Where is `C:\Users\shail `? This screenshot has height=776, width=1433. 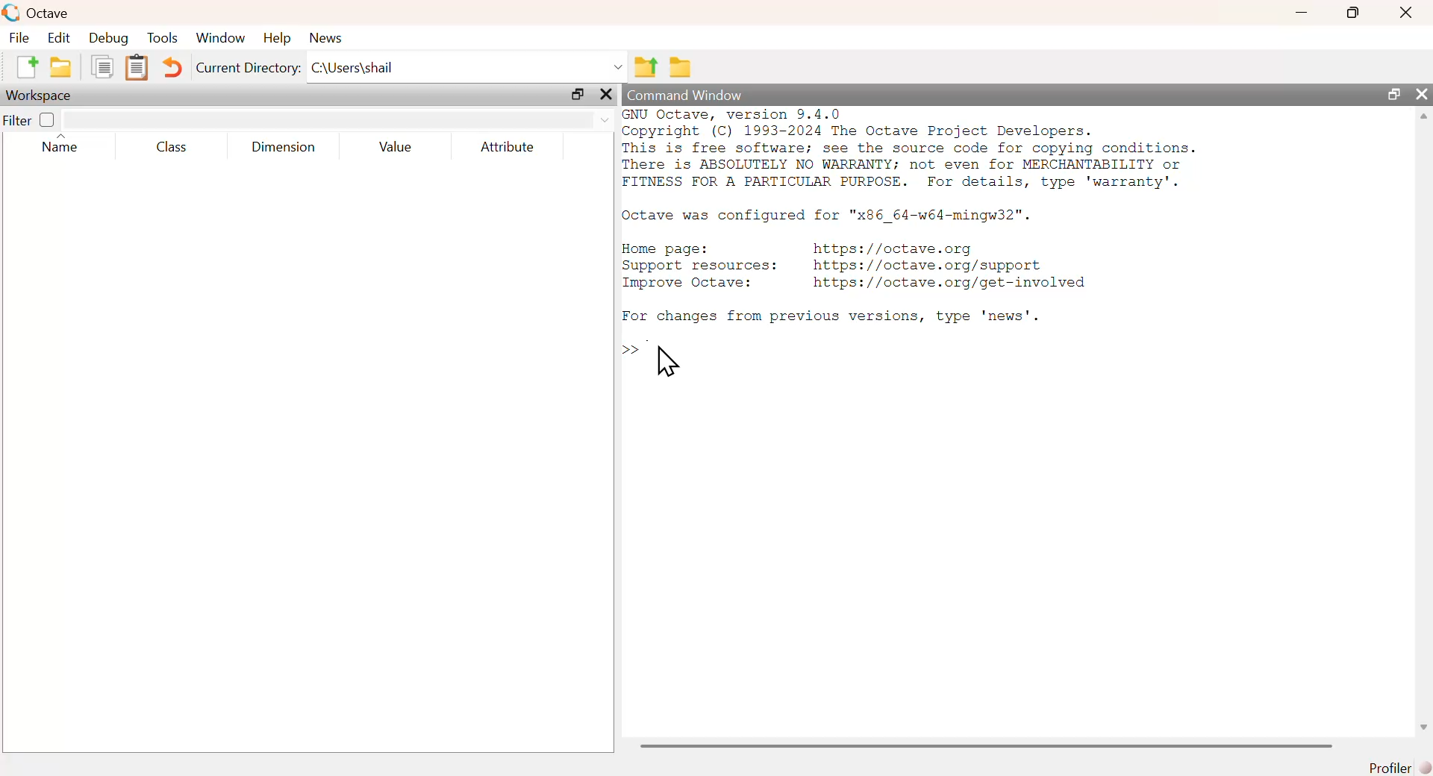
C:\Users\shail  is located at coordinates (467, 63).